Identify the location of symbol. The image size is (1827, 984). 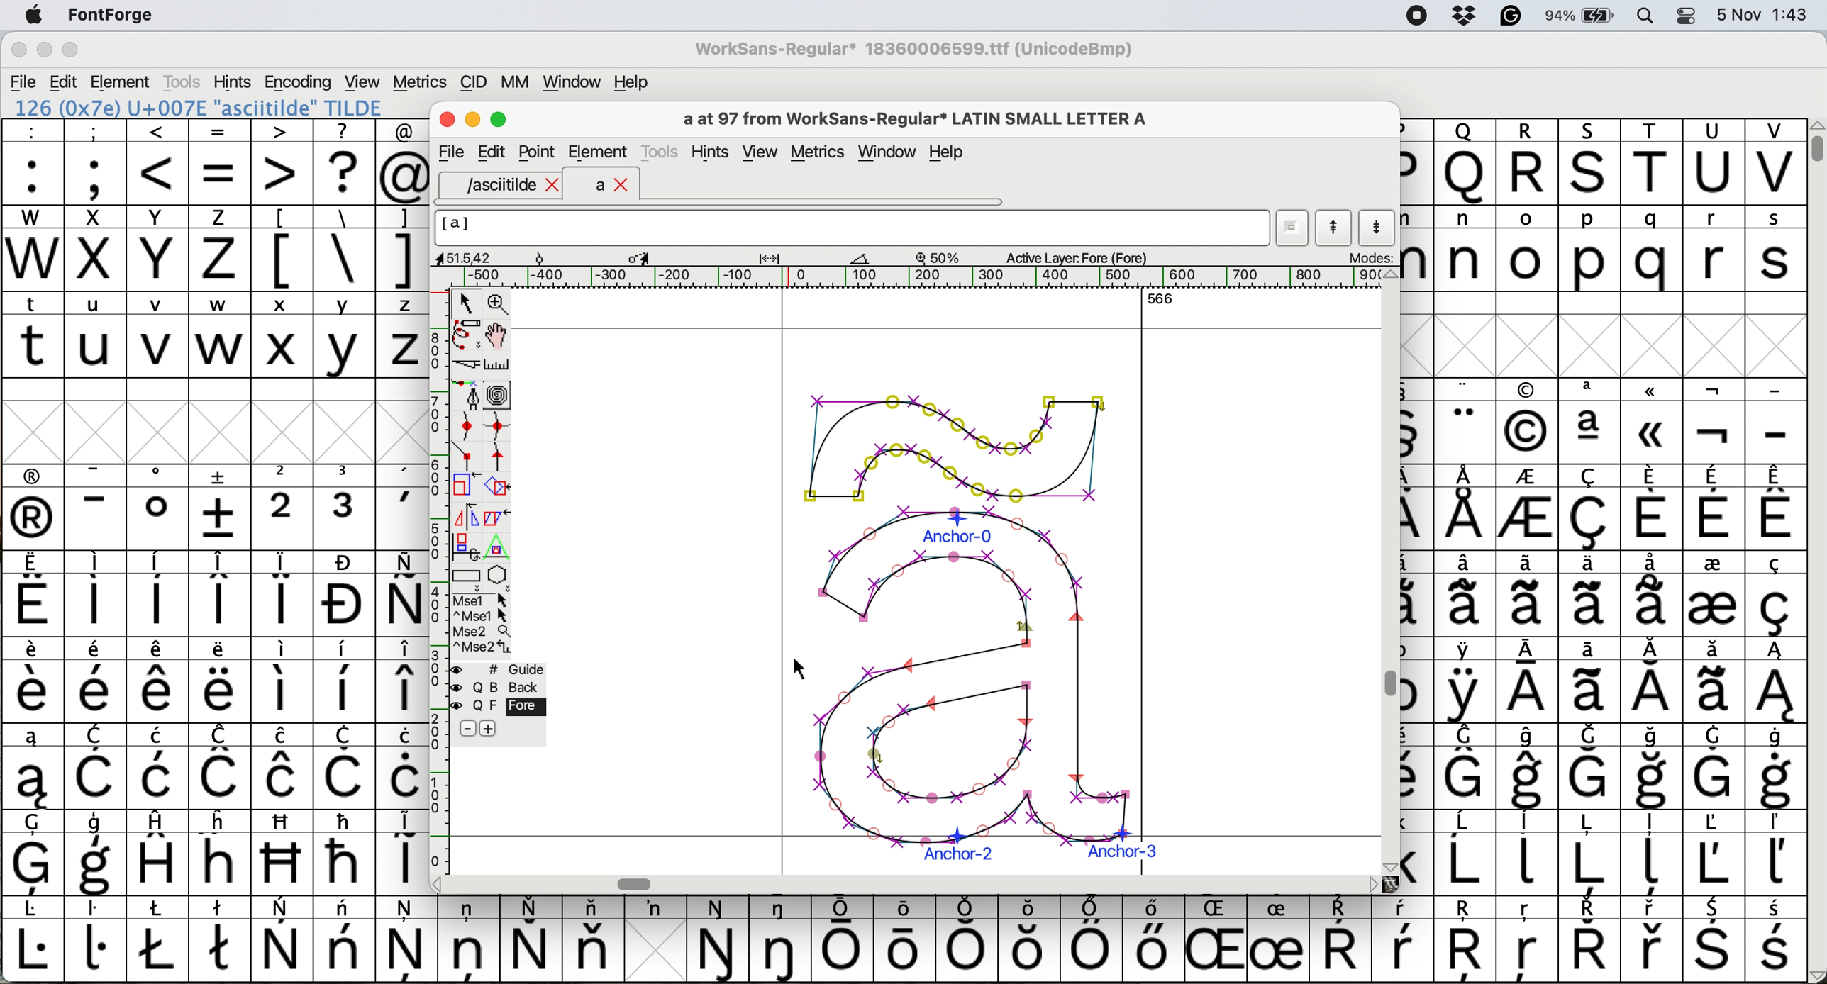
(283, 679).